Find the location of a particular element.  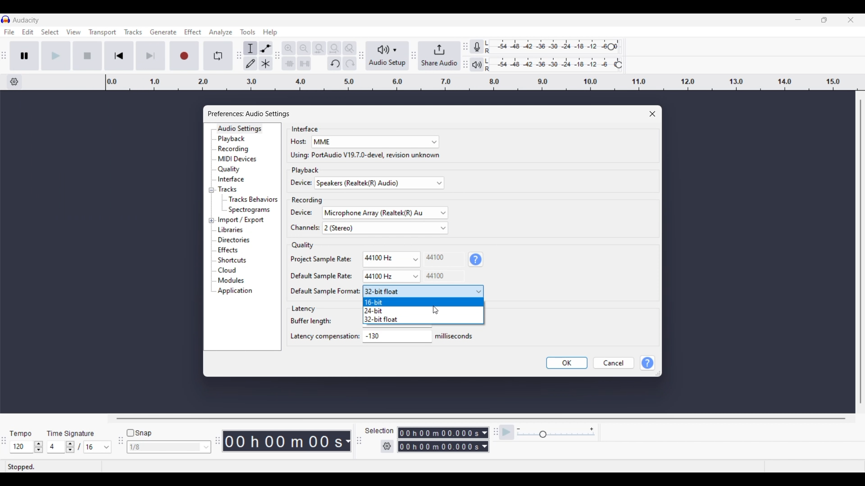

Slider to change playback speed is located at coordinates (556, 435).